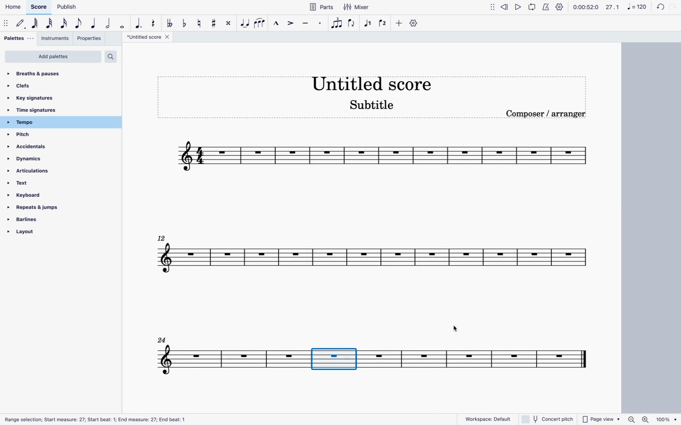 This screenshot has height=425, width=681. What do you see at coordinates (21, 23) in the screenshot?
I see `default` at bounding box center [21, 23].